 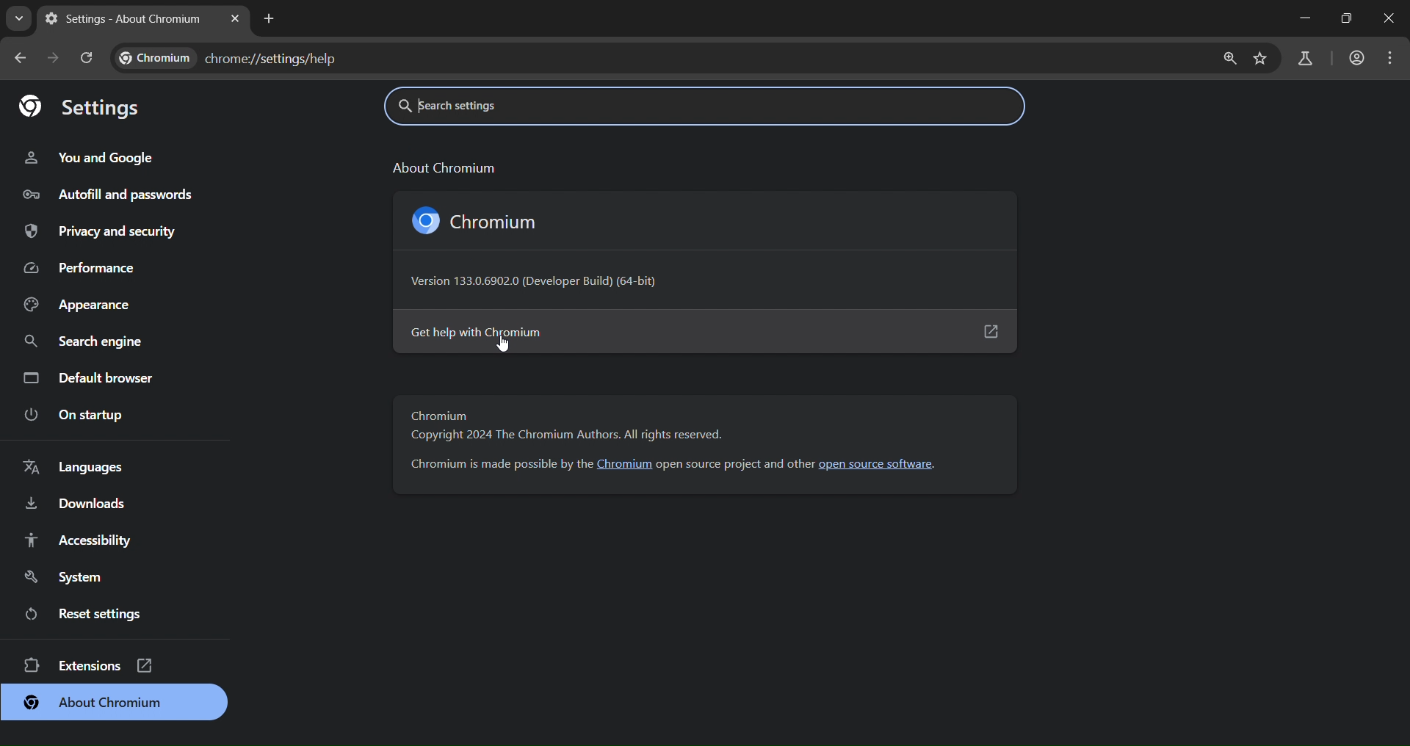 What do you see at coordinates (88, 339) in the screenshot?
I see `search engine ` at bounding box center [88, 339].